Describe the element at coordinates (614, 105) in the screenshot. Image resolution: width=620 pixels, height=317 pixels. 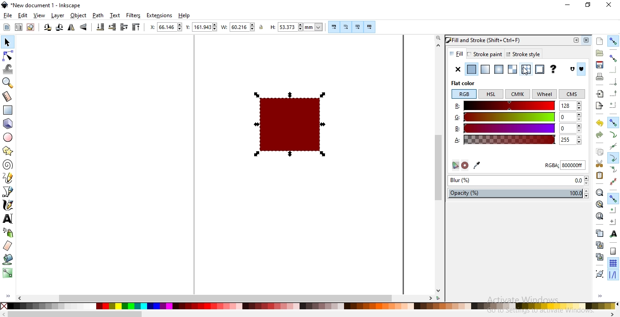
I see `snap centers of bounding boxes` at that location.